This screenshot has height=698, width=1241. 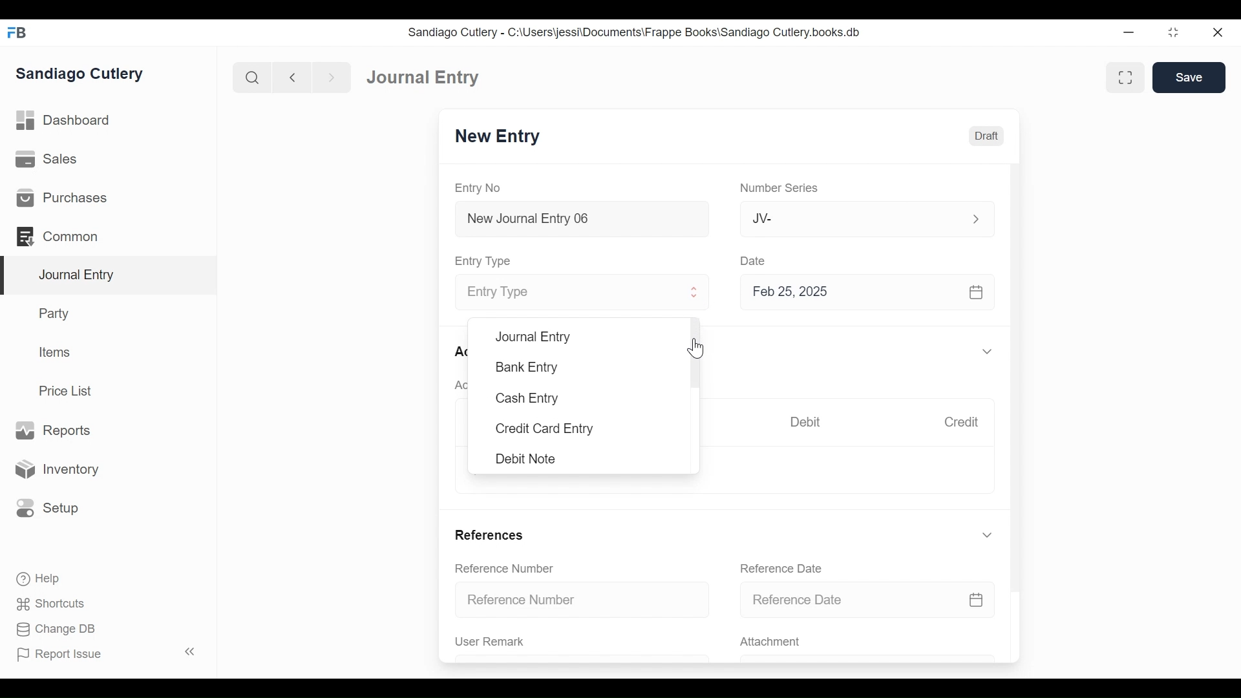 What do you see at coordinates (485, 261) in the screenshot?
I see `Entry Type` at bounding box center [485, 261].